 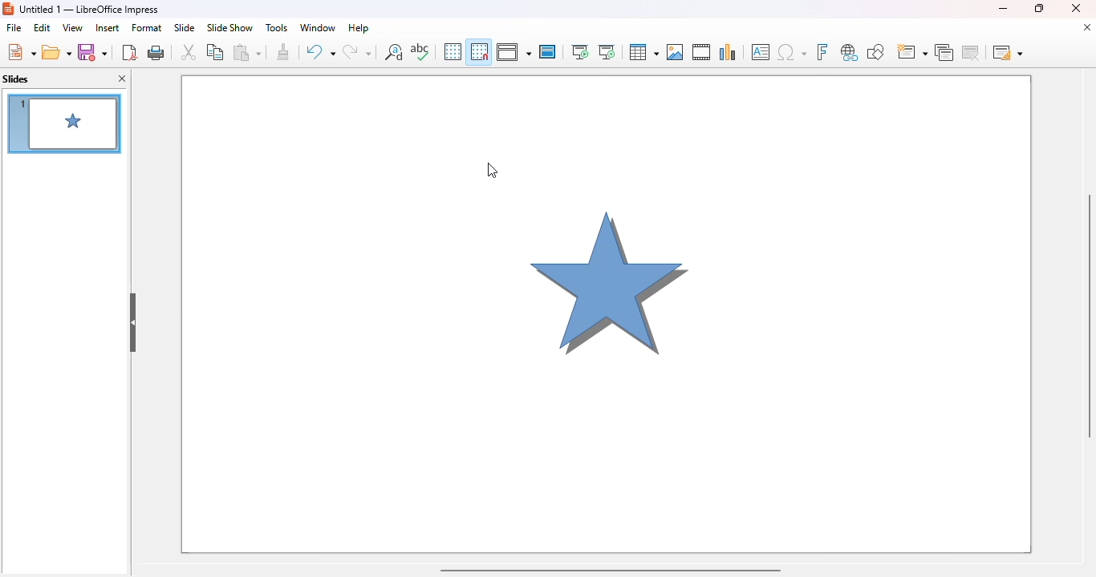 I want to click on spelling, so click(x=420, y=51).